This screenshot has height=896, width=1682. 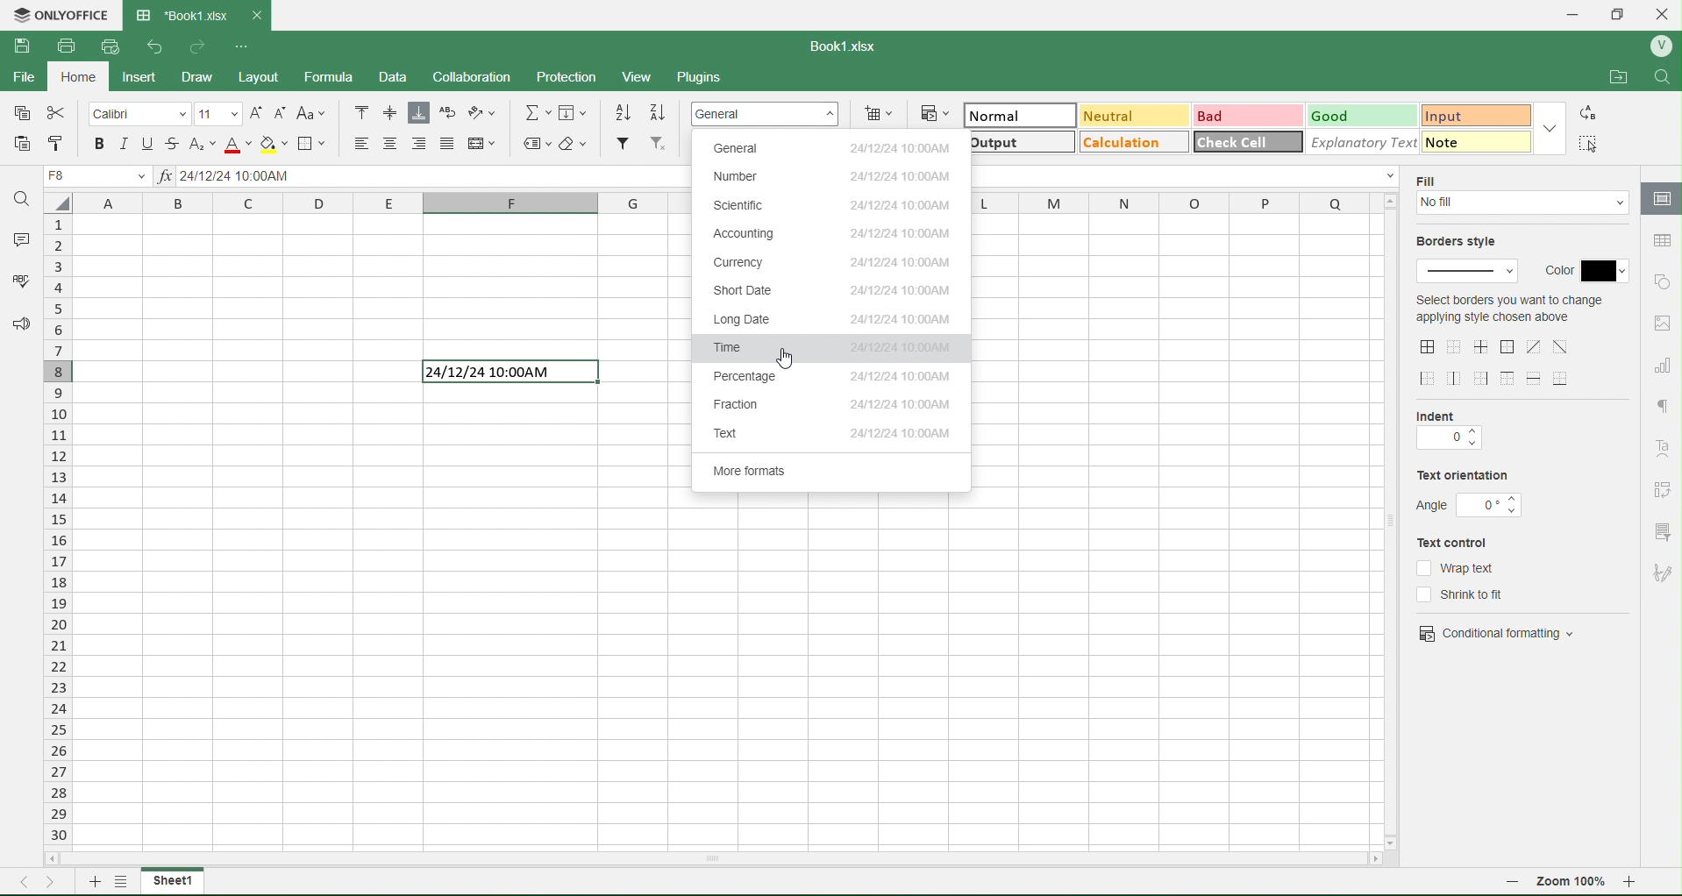 I want to click on Conditional Formating, so click(x=934, y=112).